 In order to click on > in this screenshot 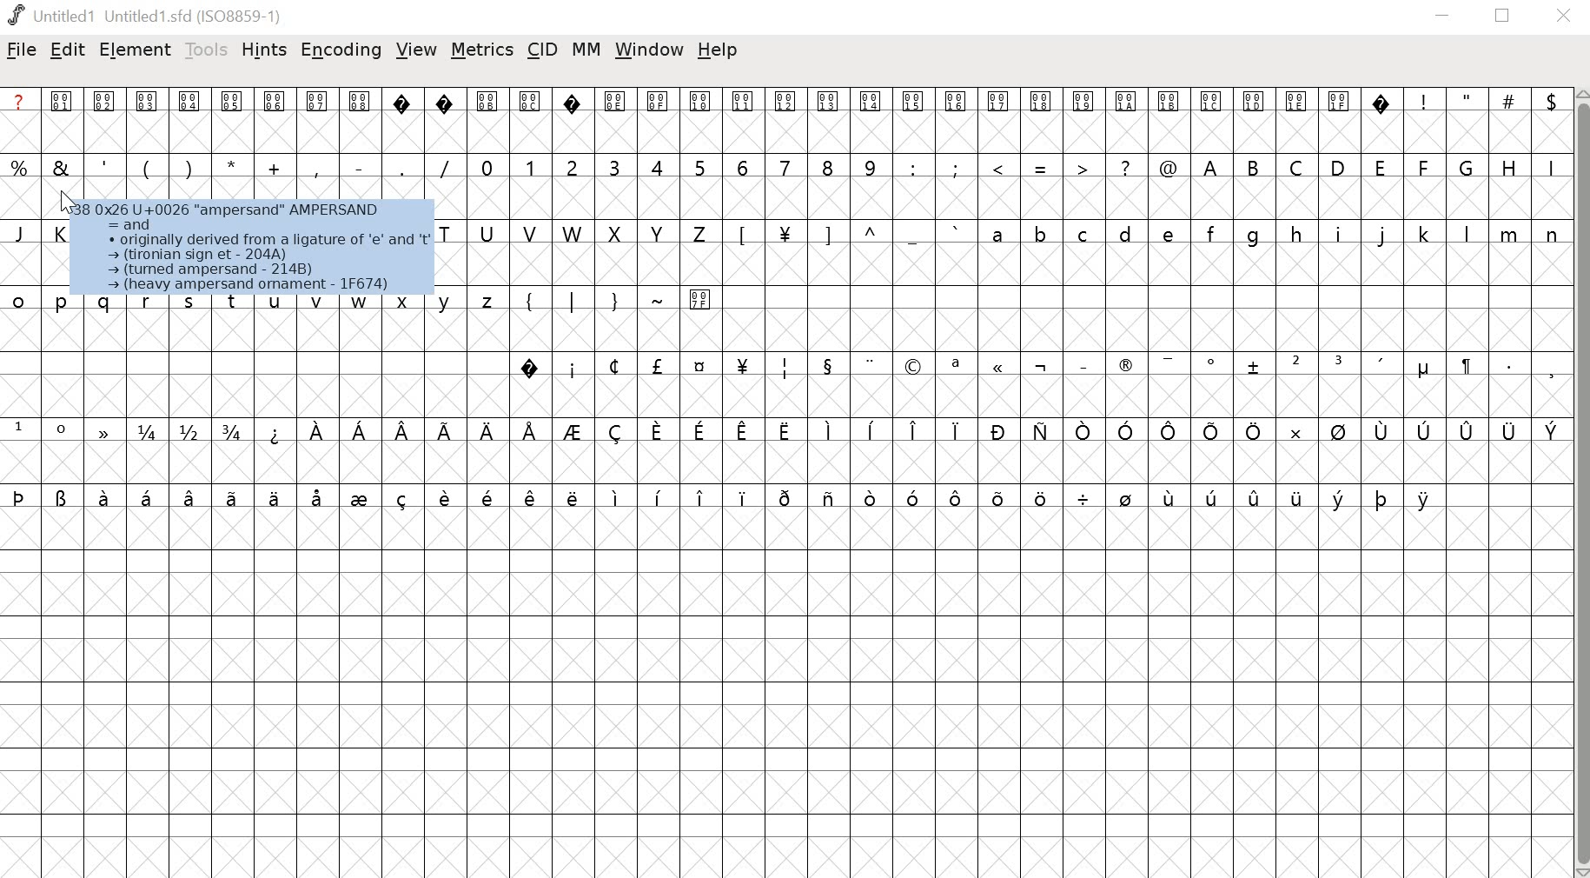, I will do `click(1083, 165)`.